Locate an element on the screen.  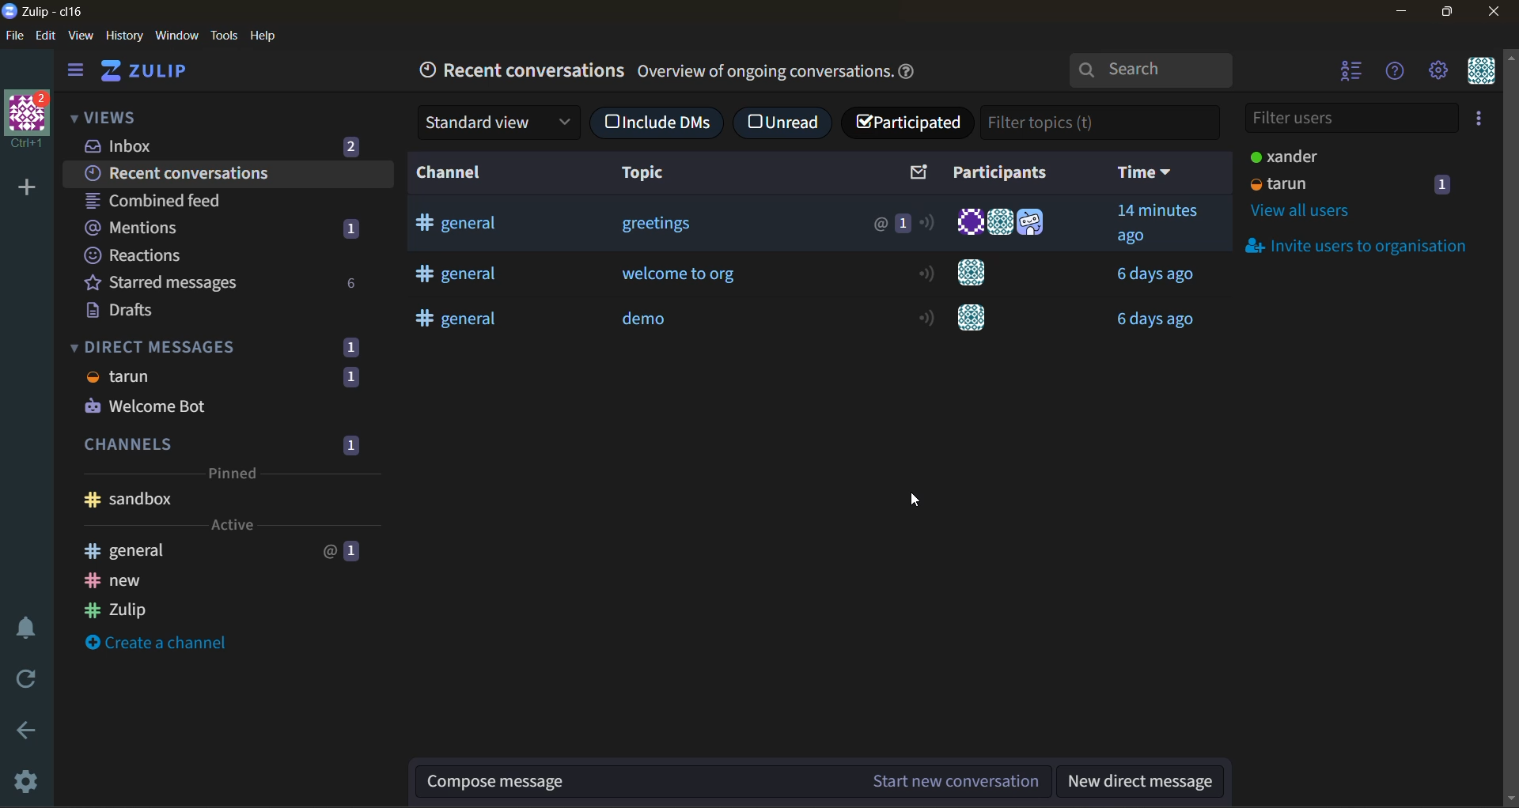
general is located at coordinates (468, 327).